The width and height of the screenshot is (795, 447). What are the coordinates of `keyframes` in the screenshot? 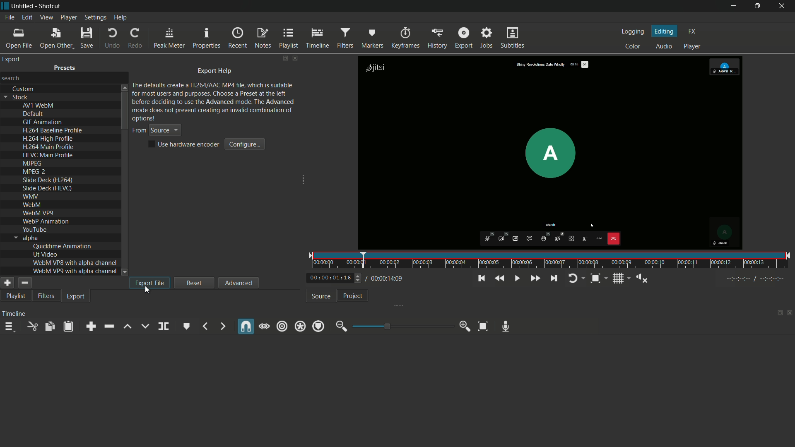 It's located at (406, 38).